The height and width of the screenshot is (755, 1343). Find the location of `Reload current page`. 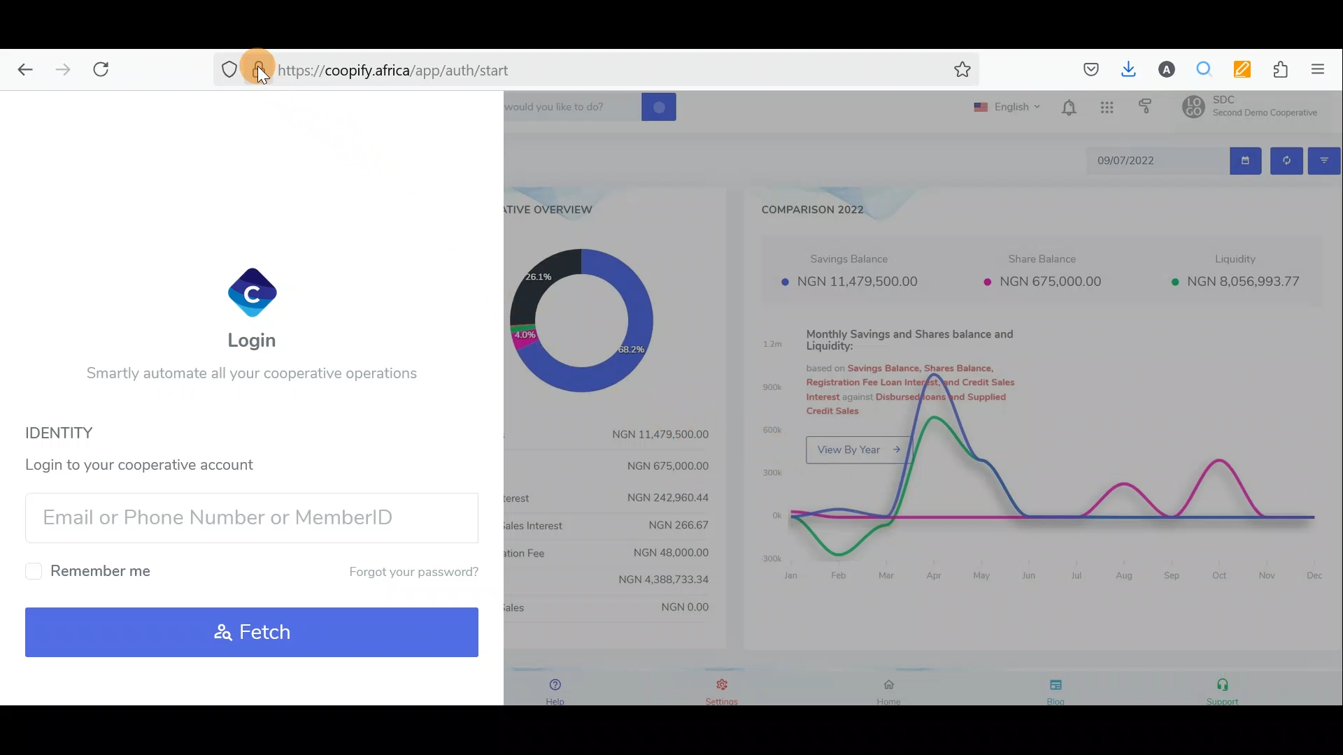

Reload current page is located at coordinates (107, 69).